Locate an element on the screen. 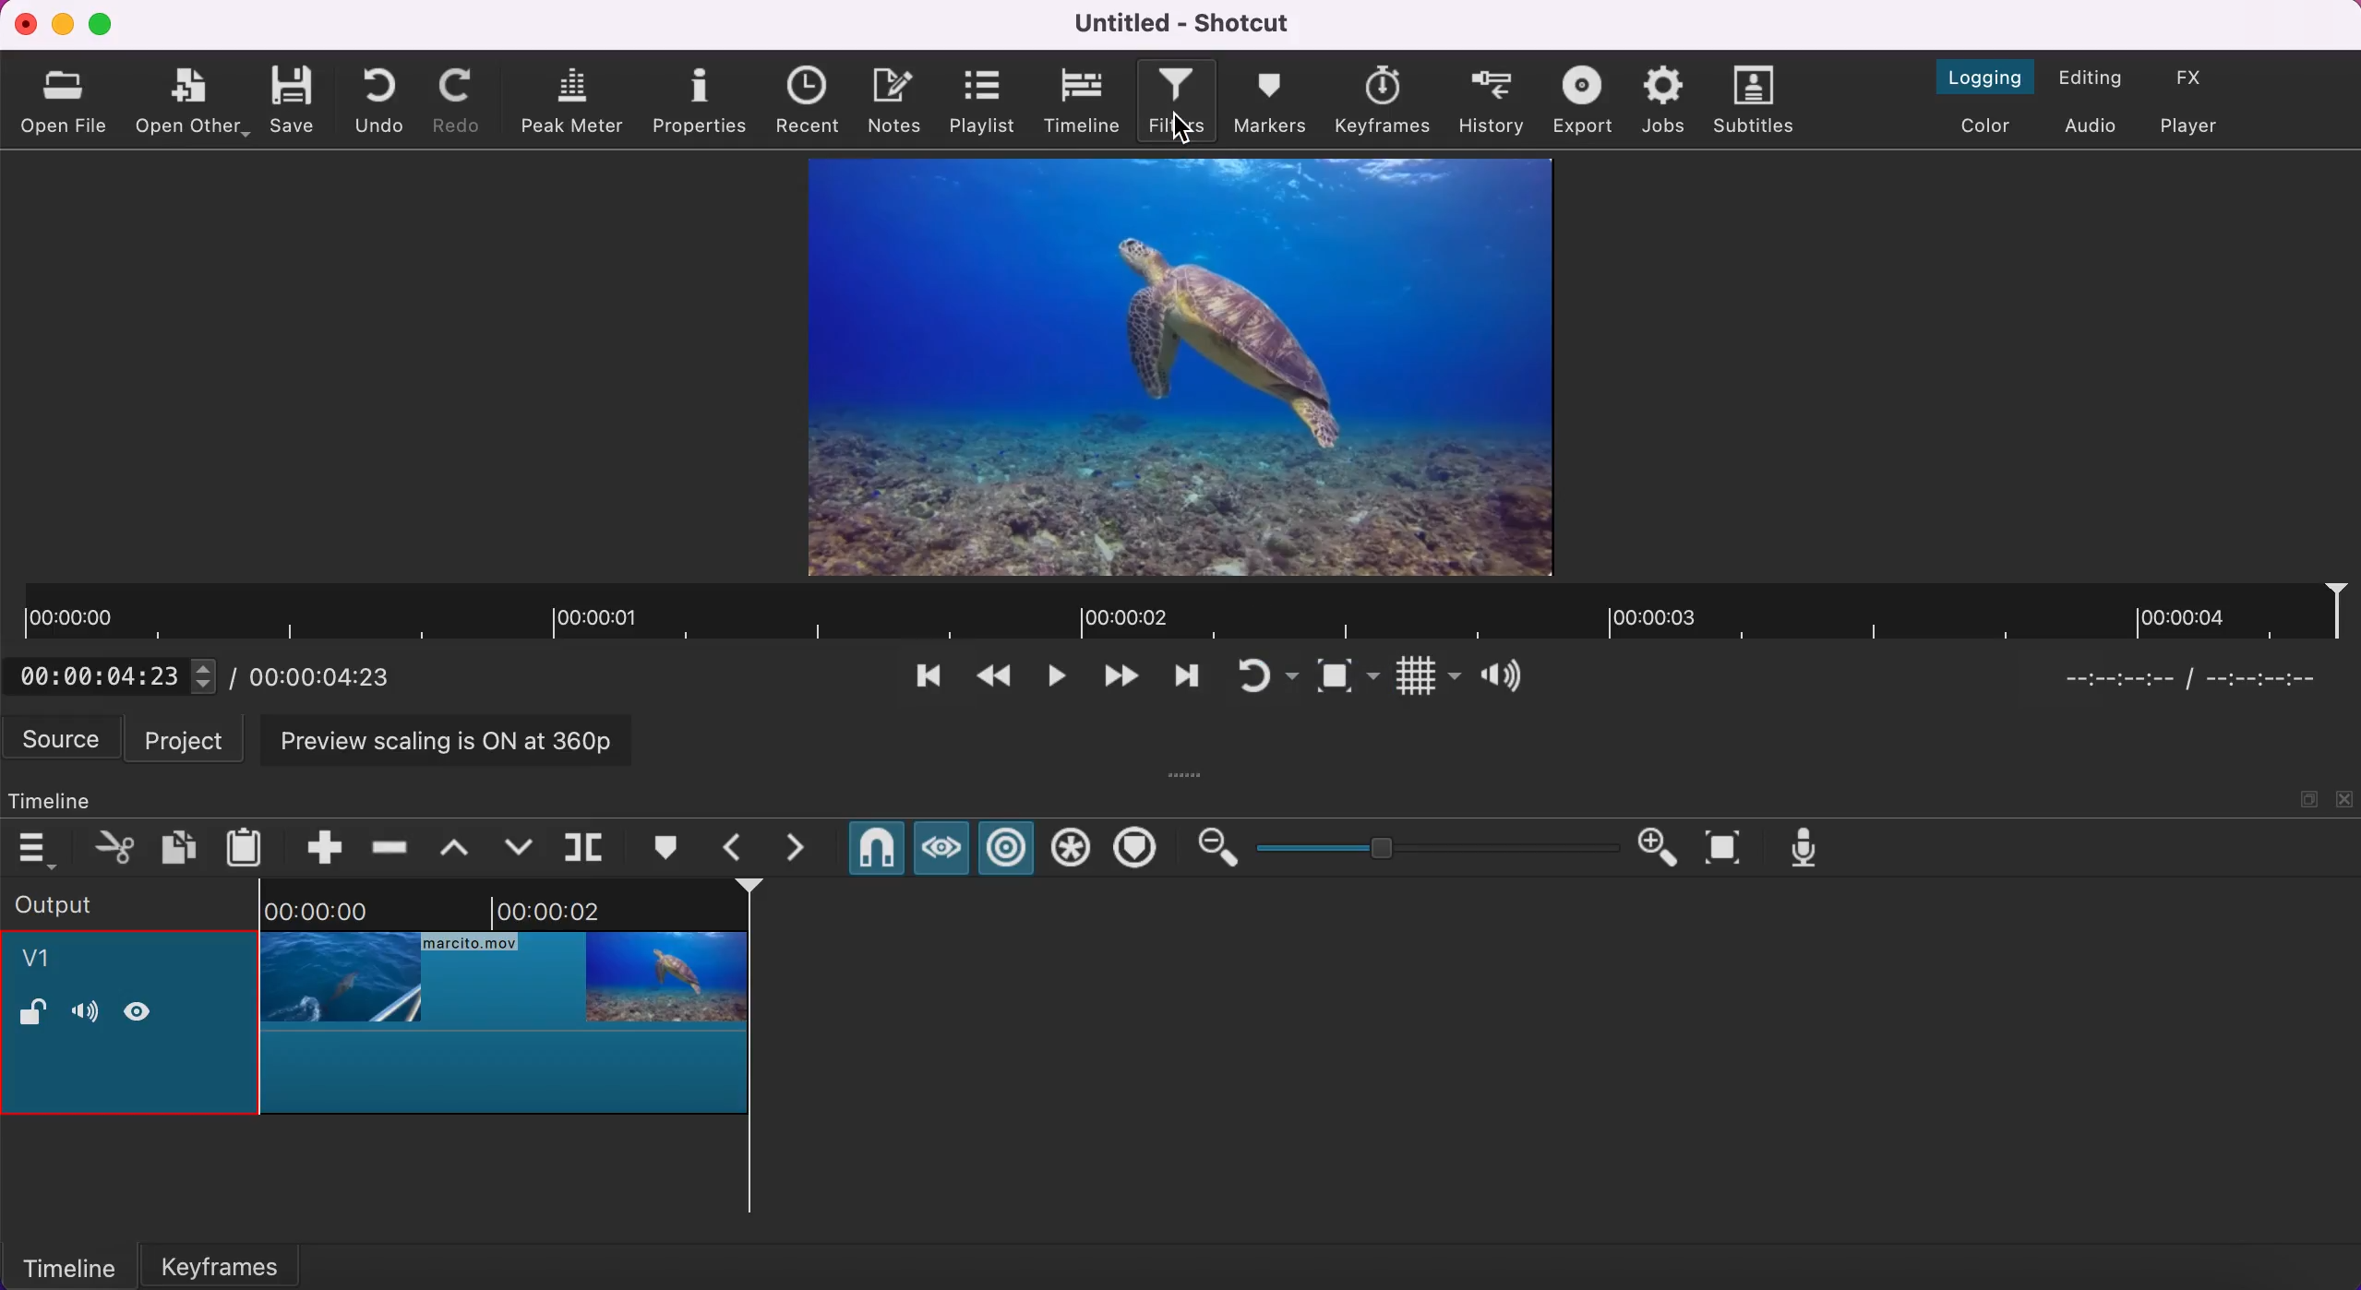 This screenshot has width=2361, height=1290. switch to the editing layout is located at coordinates (2088, 80).